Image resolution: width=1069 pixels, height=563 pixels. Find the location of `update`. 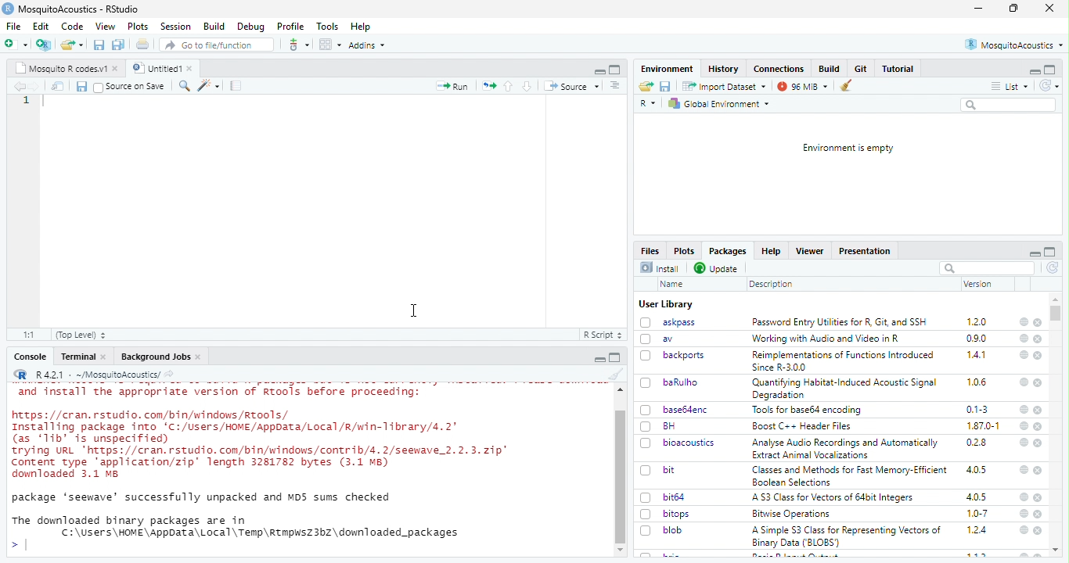

update is located at coordinates (718, 269).